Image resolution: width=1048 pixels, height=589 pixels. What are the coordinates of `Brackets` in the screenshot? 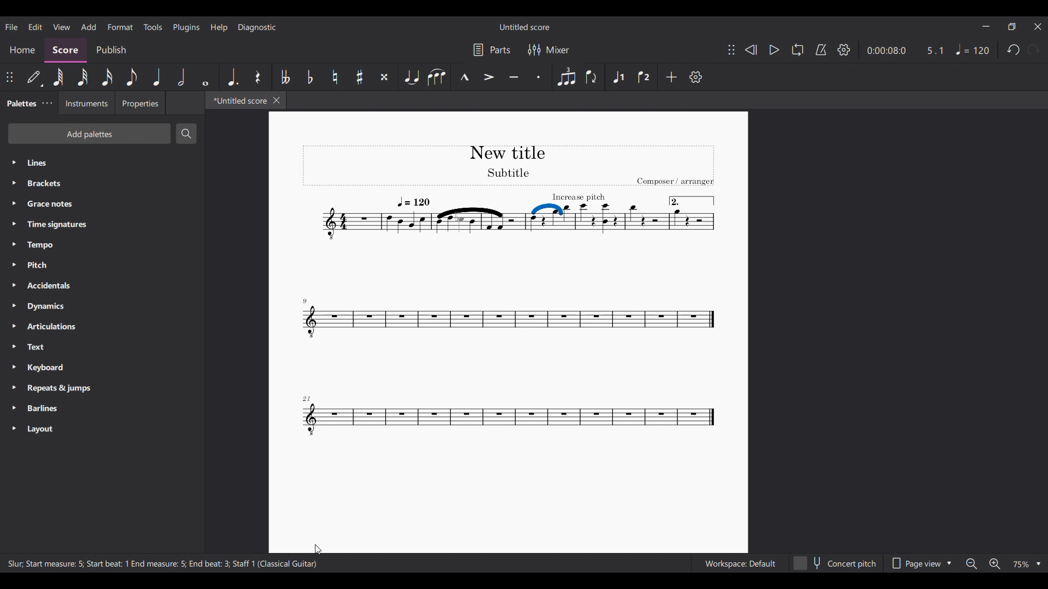 It's located at (103, 183).